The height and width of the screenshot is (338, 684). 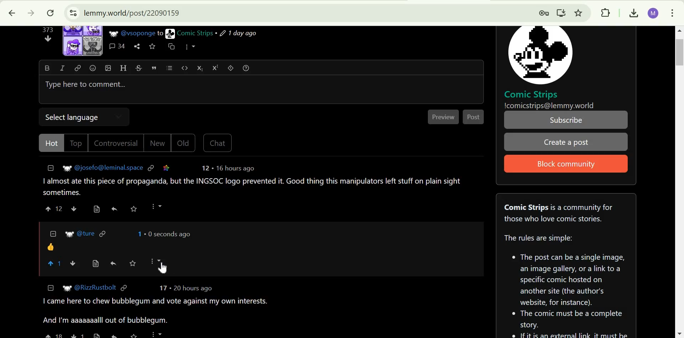 I want to click on 373 points, so click(x=47, y=30).